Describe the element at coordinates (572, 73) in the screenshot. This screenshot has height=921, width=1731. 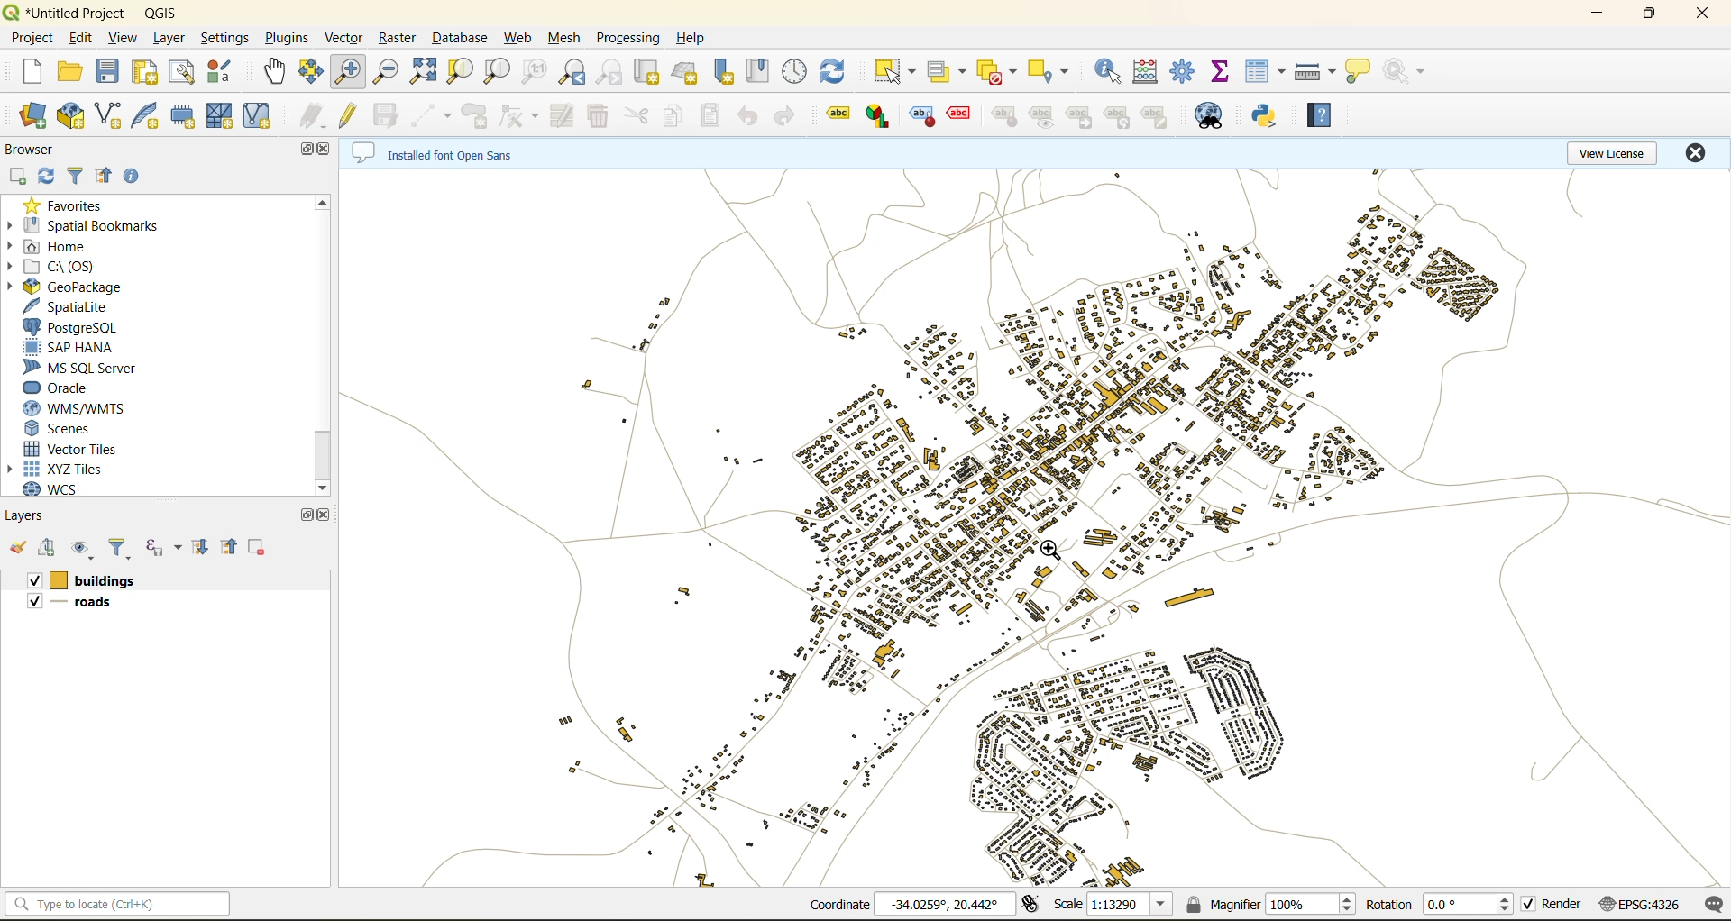
I see `zoom last` at that location.